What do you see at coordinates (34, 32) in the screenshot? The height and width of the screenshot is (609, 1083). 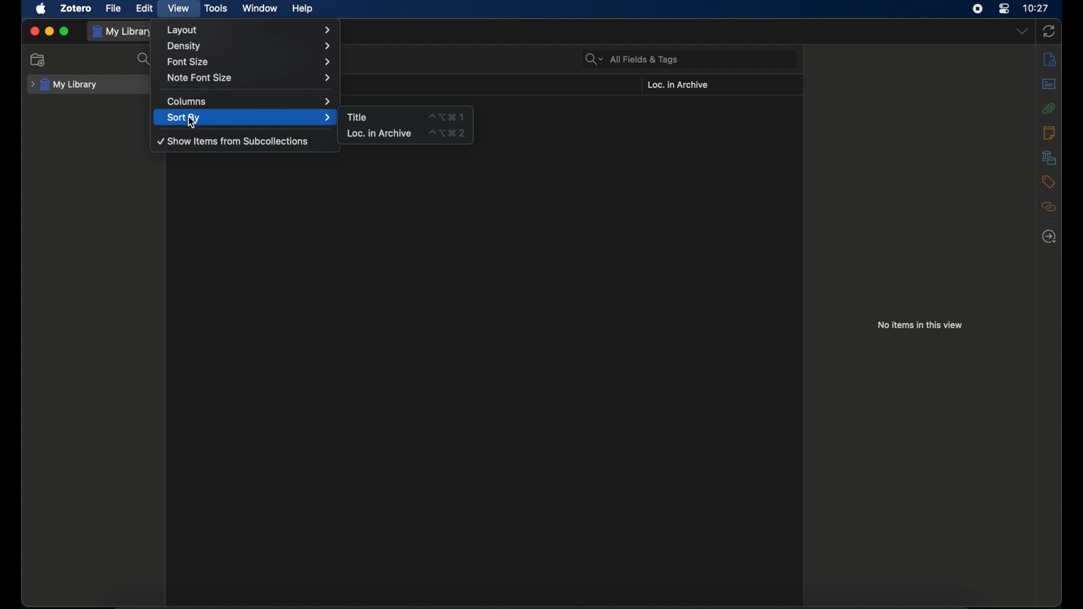 I see `close` at bounding box center [34, 32].